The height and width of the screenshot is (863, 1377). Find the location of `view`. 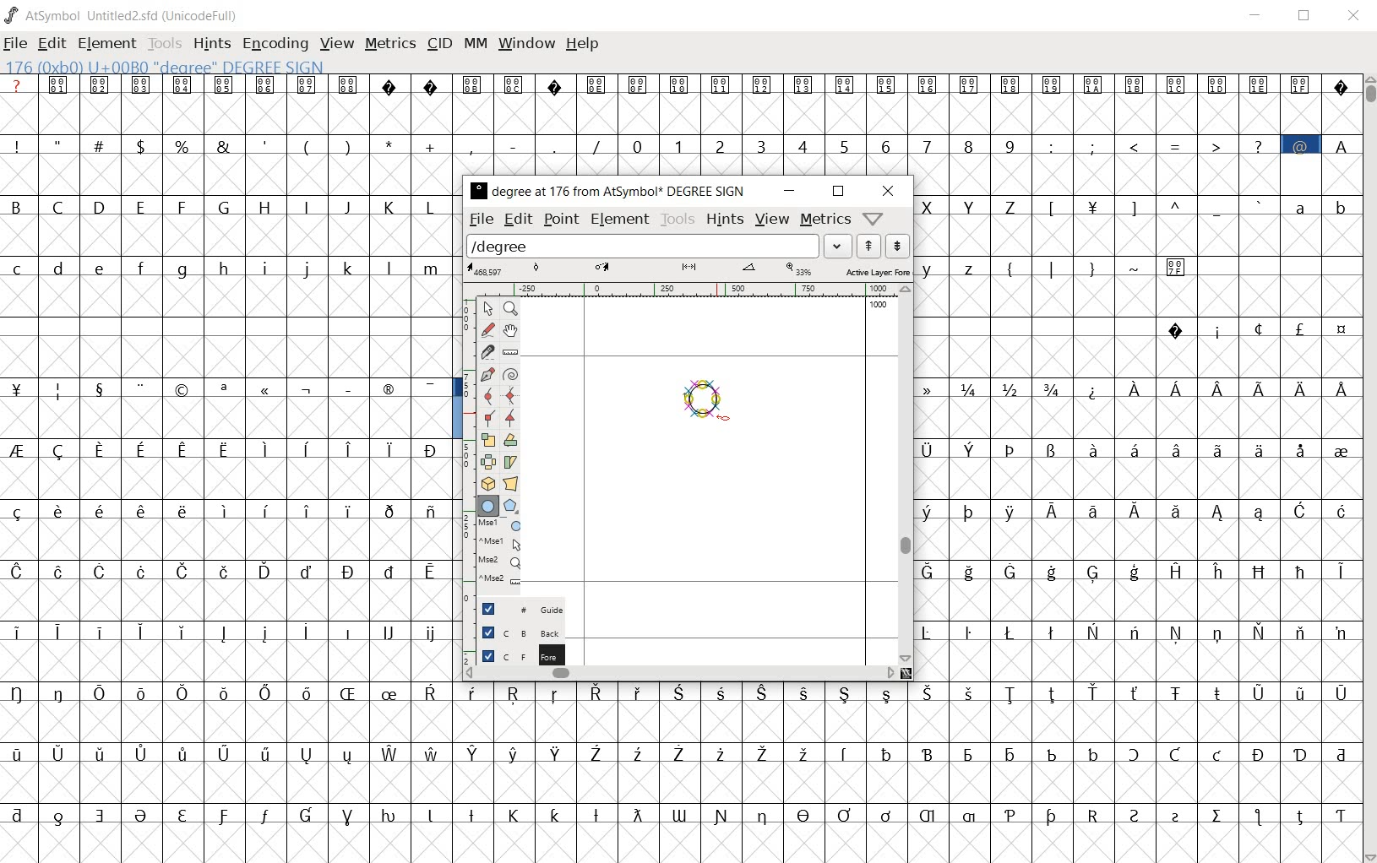

view is located at coordinates (772, 219).